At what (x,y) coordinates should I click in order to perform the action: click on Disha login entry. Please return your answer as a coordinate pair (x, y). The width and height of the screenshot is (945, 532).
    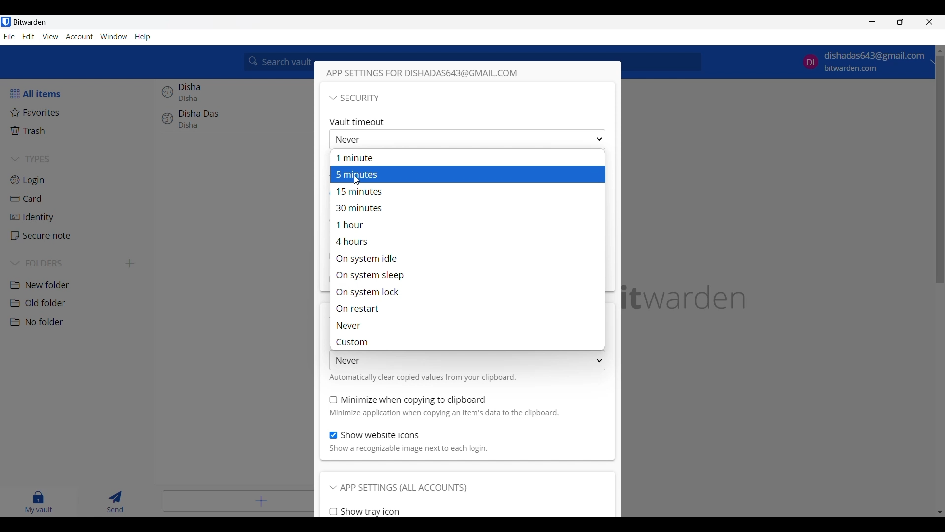
    Looking at the image, I should click on (234, 94).